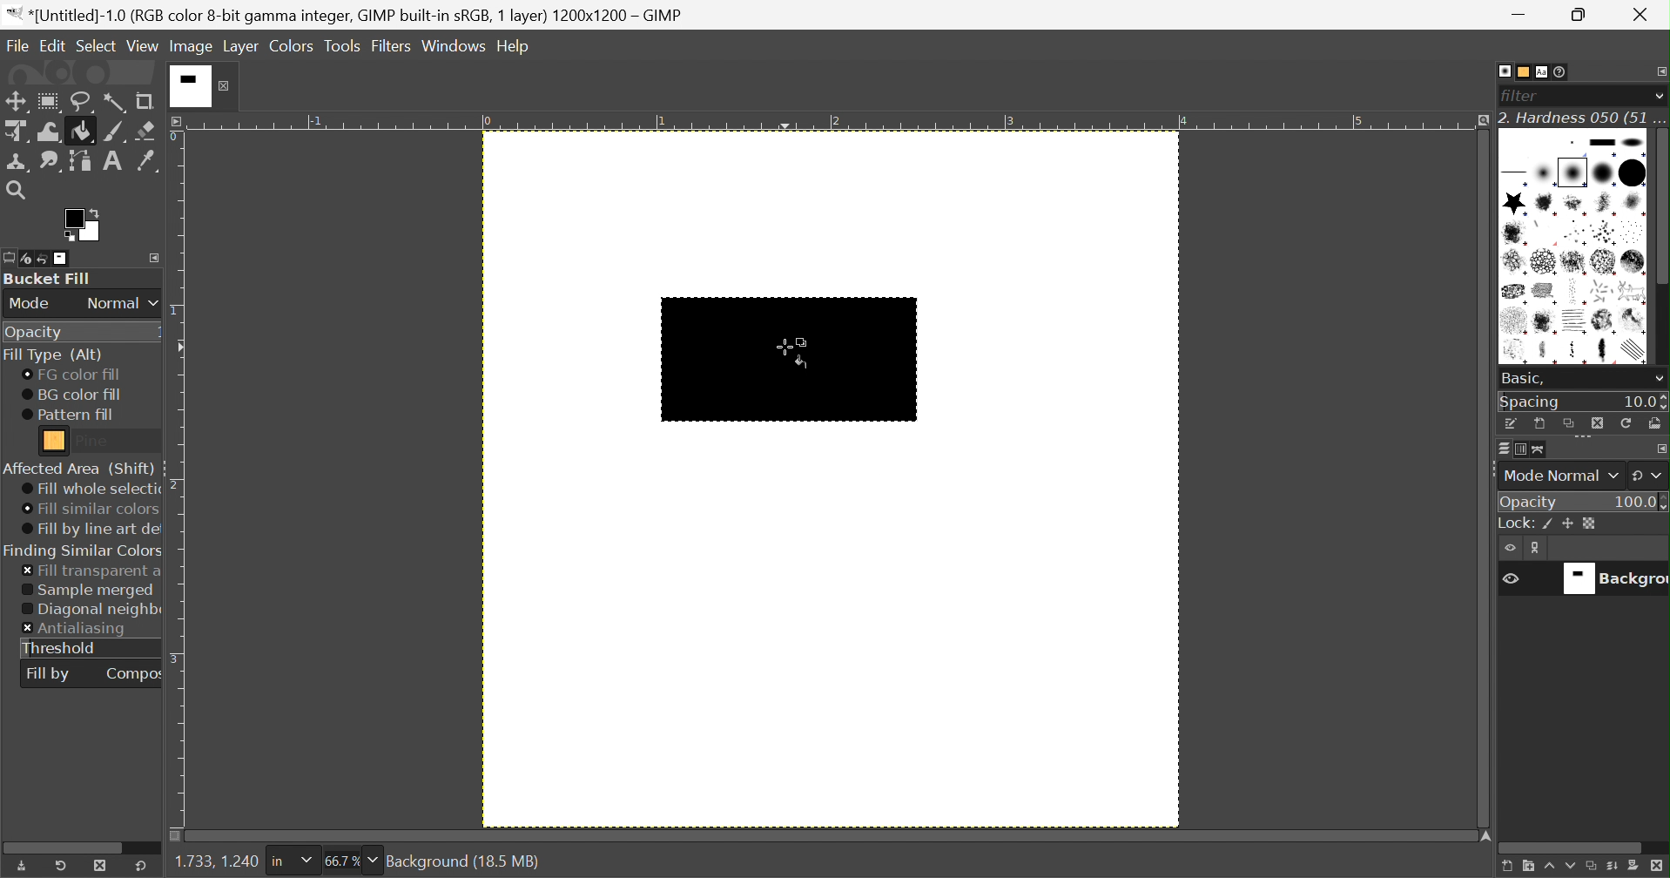 This screenshot has height=878, width=1670. What do you see at coordinates (203, 85) in the screenshot?
I see `Close` at bounding box center [203, 85].